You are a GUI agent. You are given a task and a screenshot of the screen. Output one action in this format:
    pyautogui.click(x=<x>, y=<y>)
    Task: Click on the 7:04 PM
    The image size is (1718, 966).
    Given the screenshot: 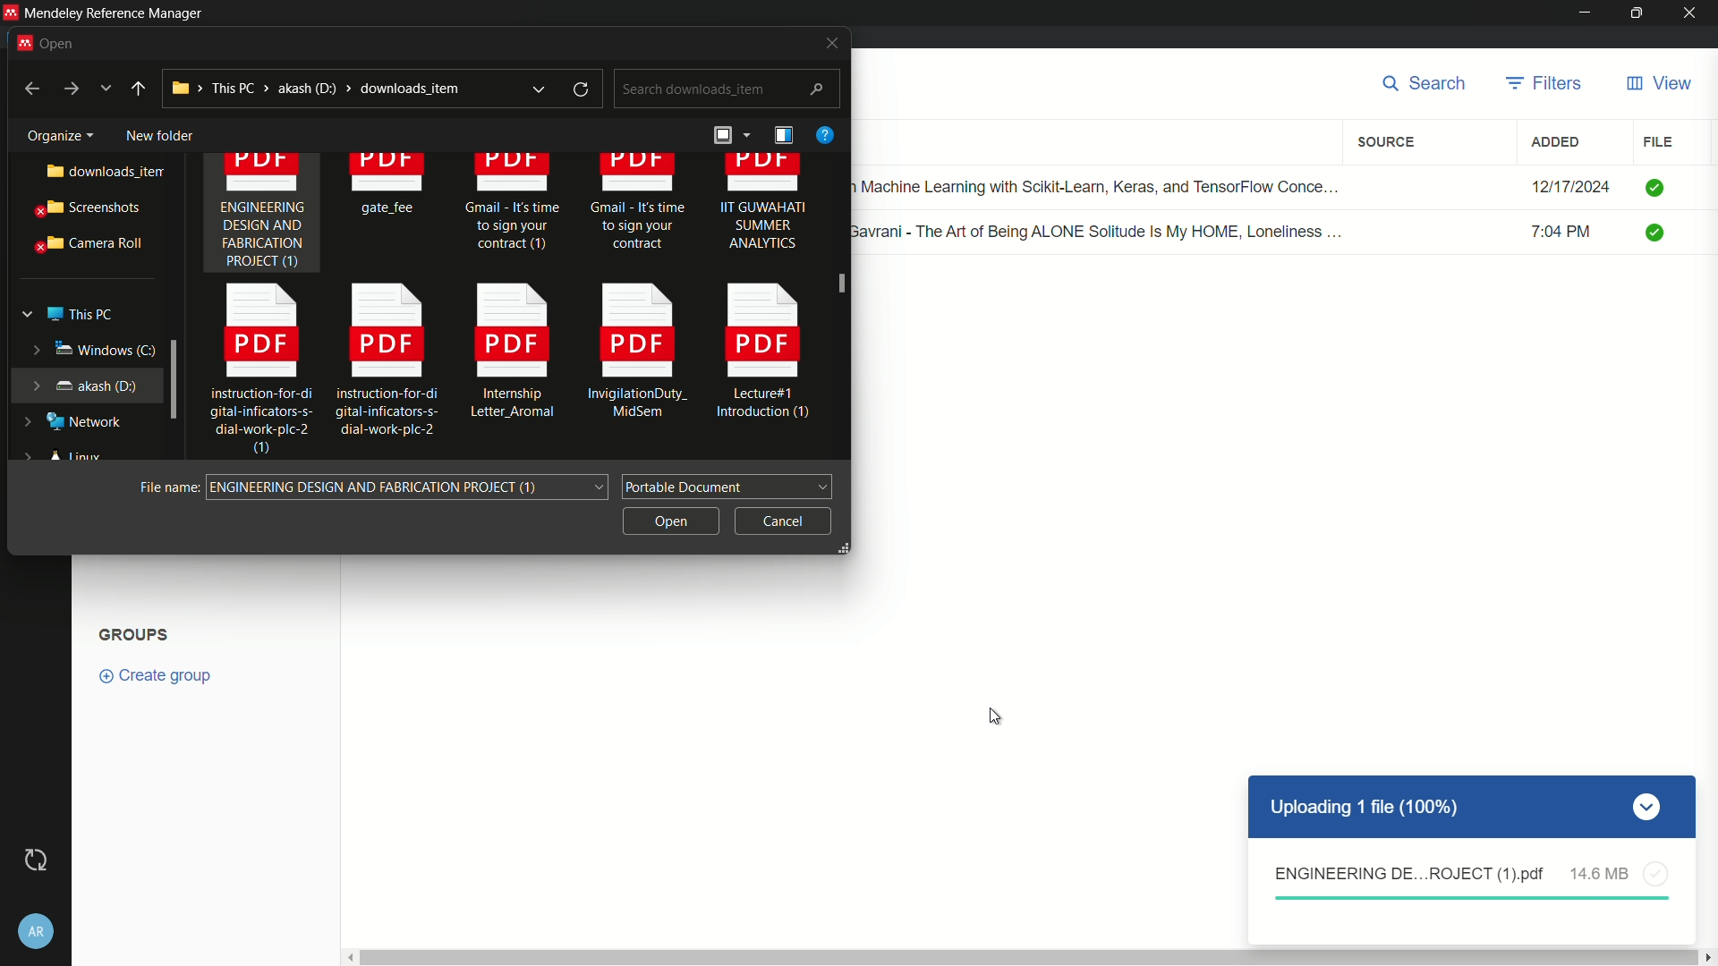 What is the action you would take?
    pyautogui.click(x=1571, y=234)
    